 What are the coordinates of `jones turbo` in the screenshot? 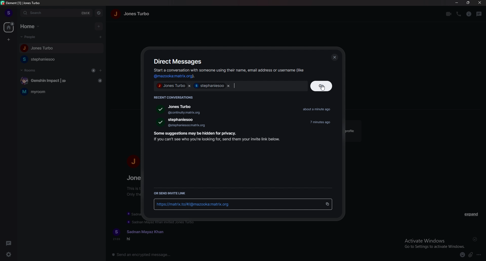 It's located at (137, 14).